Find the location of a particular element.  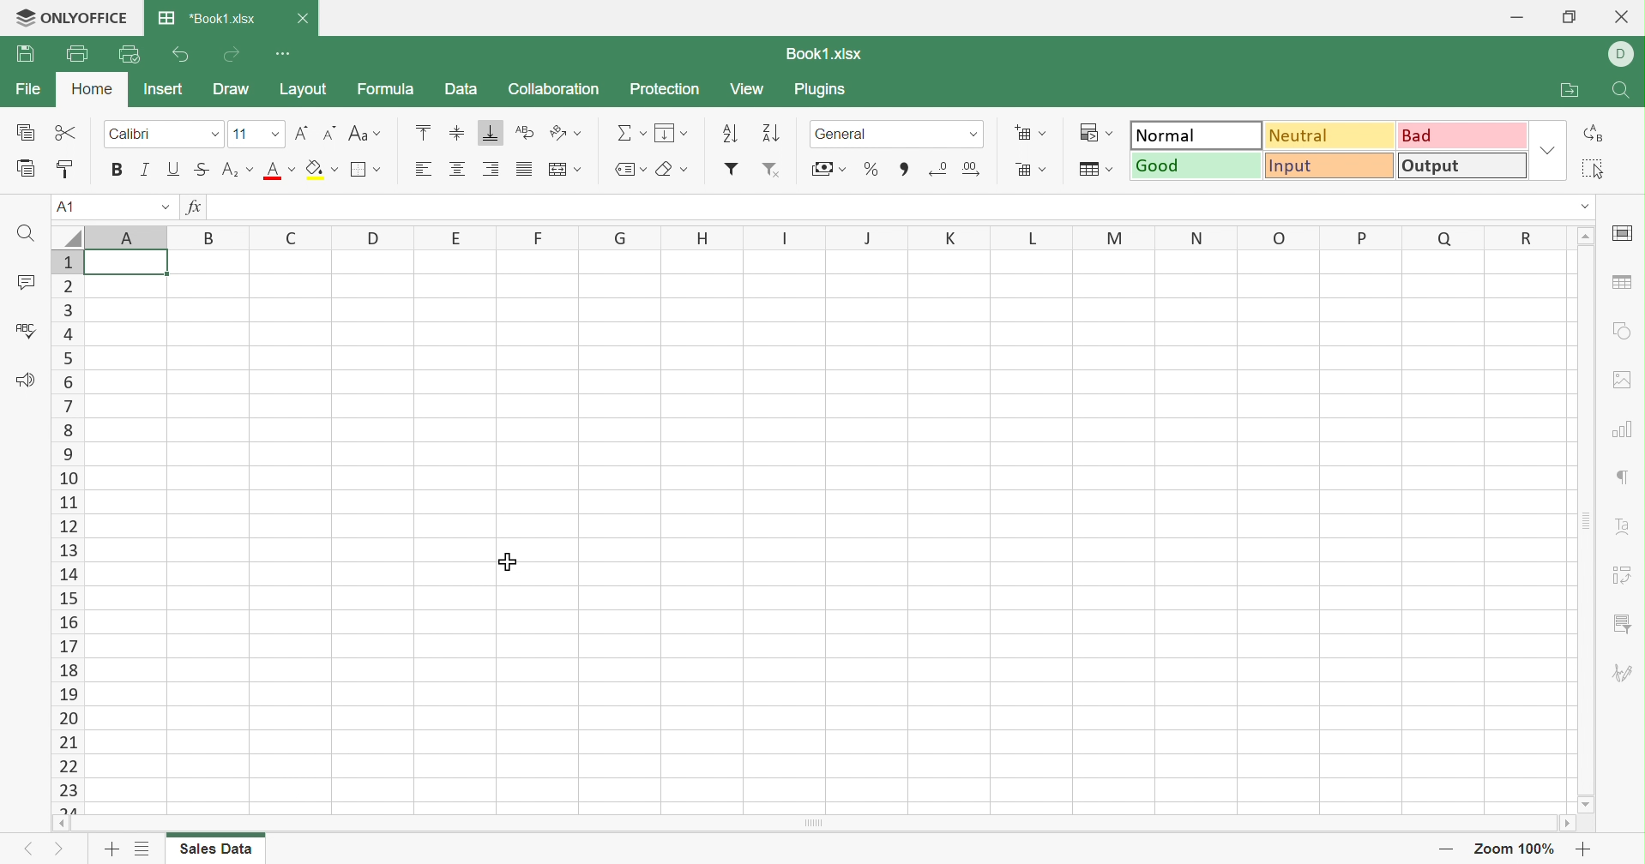

Check Spelling is located at coordinates (30, 329).